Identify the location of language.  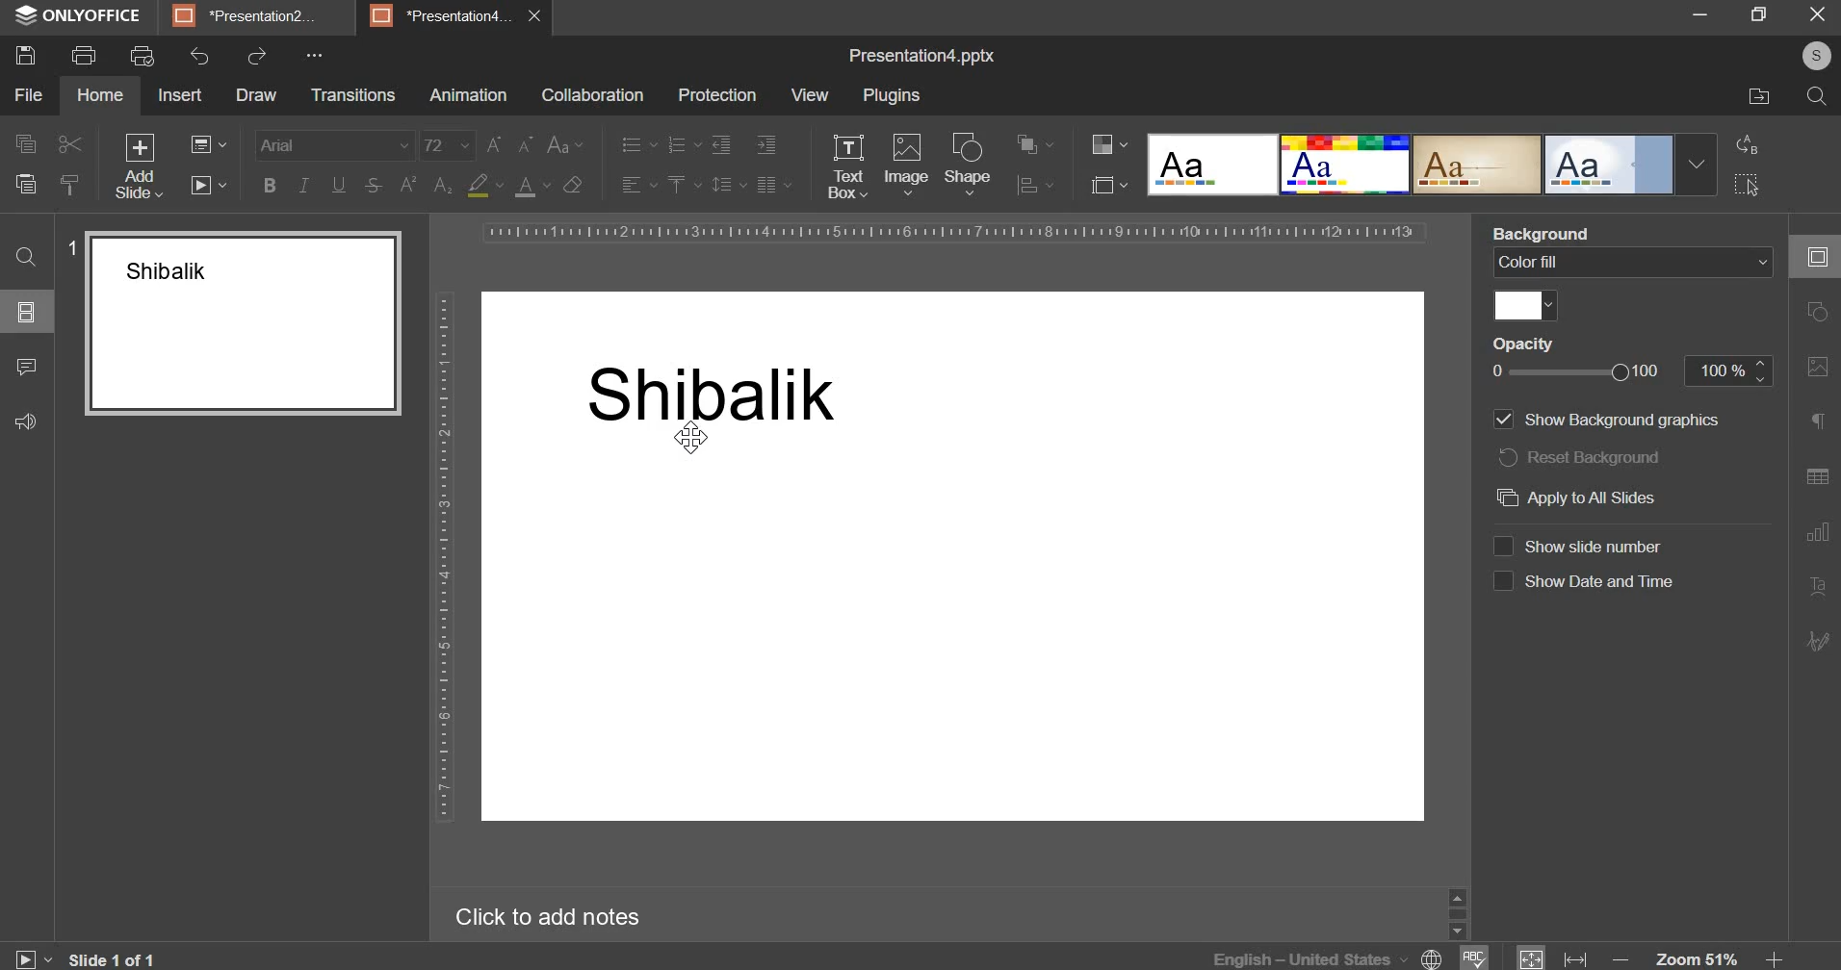
(1431, 957).